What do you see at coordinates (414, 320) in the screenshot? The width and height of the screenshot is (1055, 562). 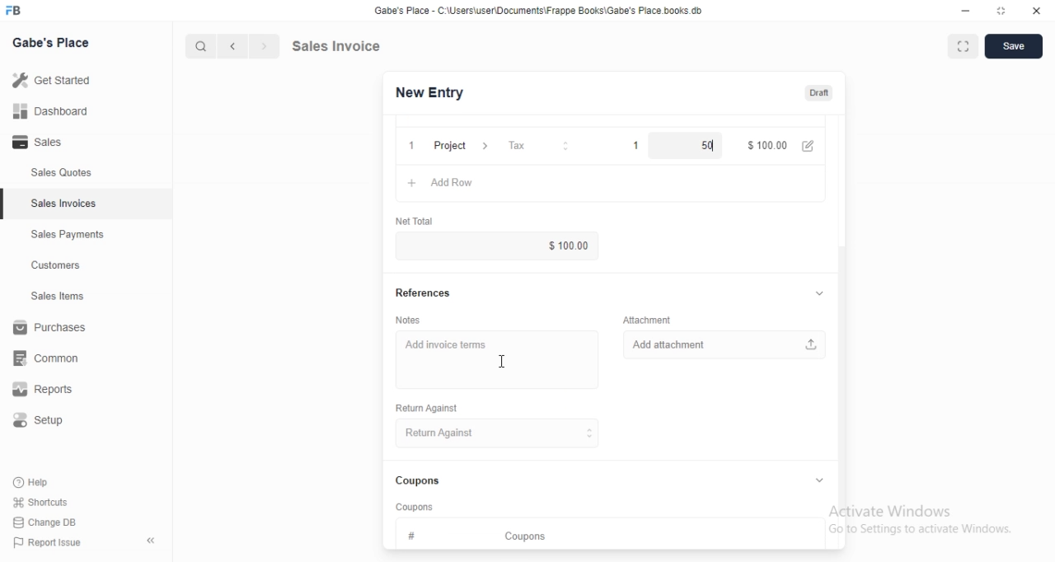 I see `Notes` at bounding box center [414, 320].